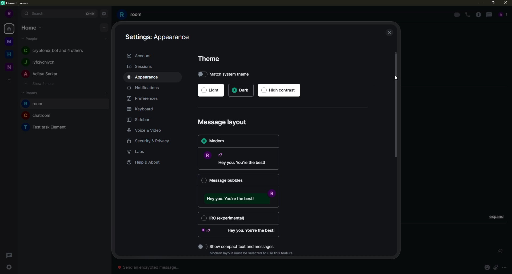 The image size is (512, 274). What do you see at coordinates (502, 14) in the screenshot?
I see `people` at bounding box center [502, 14].